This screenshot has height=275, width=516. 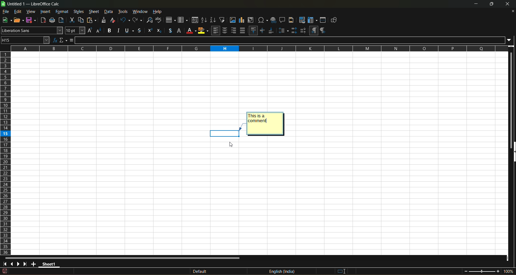 I want to click on define print area, so click(x=302, y=20).